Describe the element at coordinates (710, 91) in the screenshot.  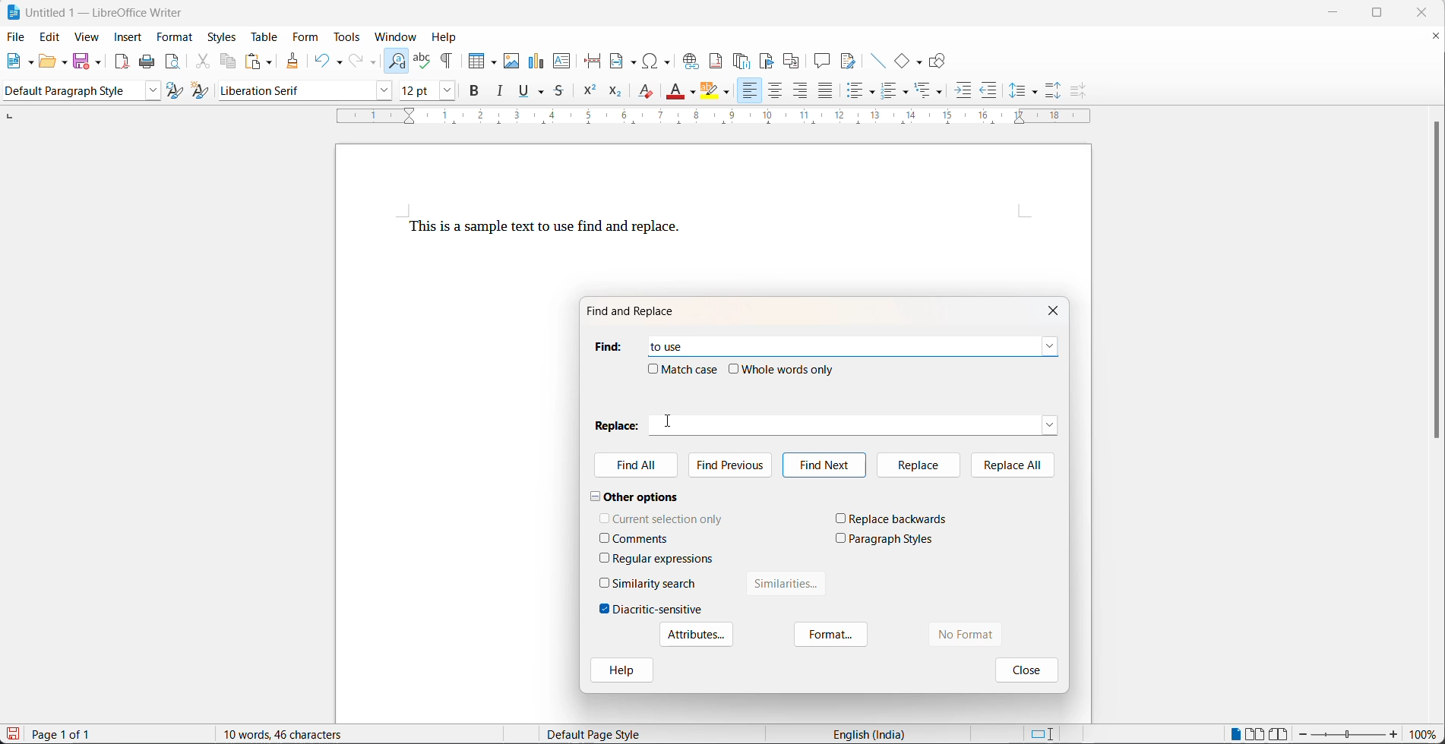
I see `character highlight` at that location.